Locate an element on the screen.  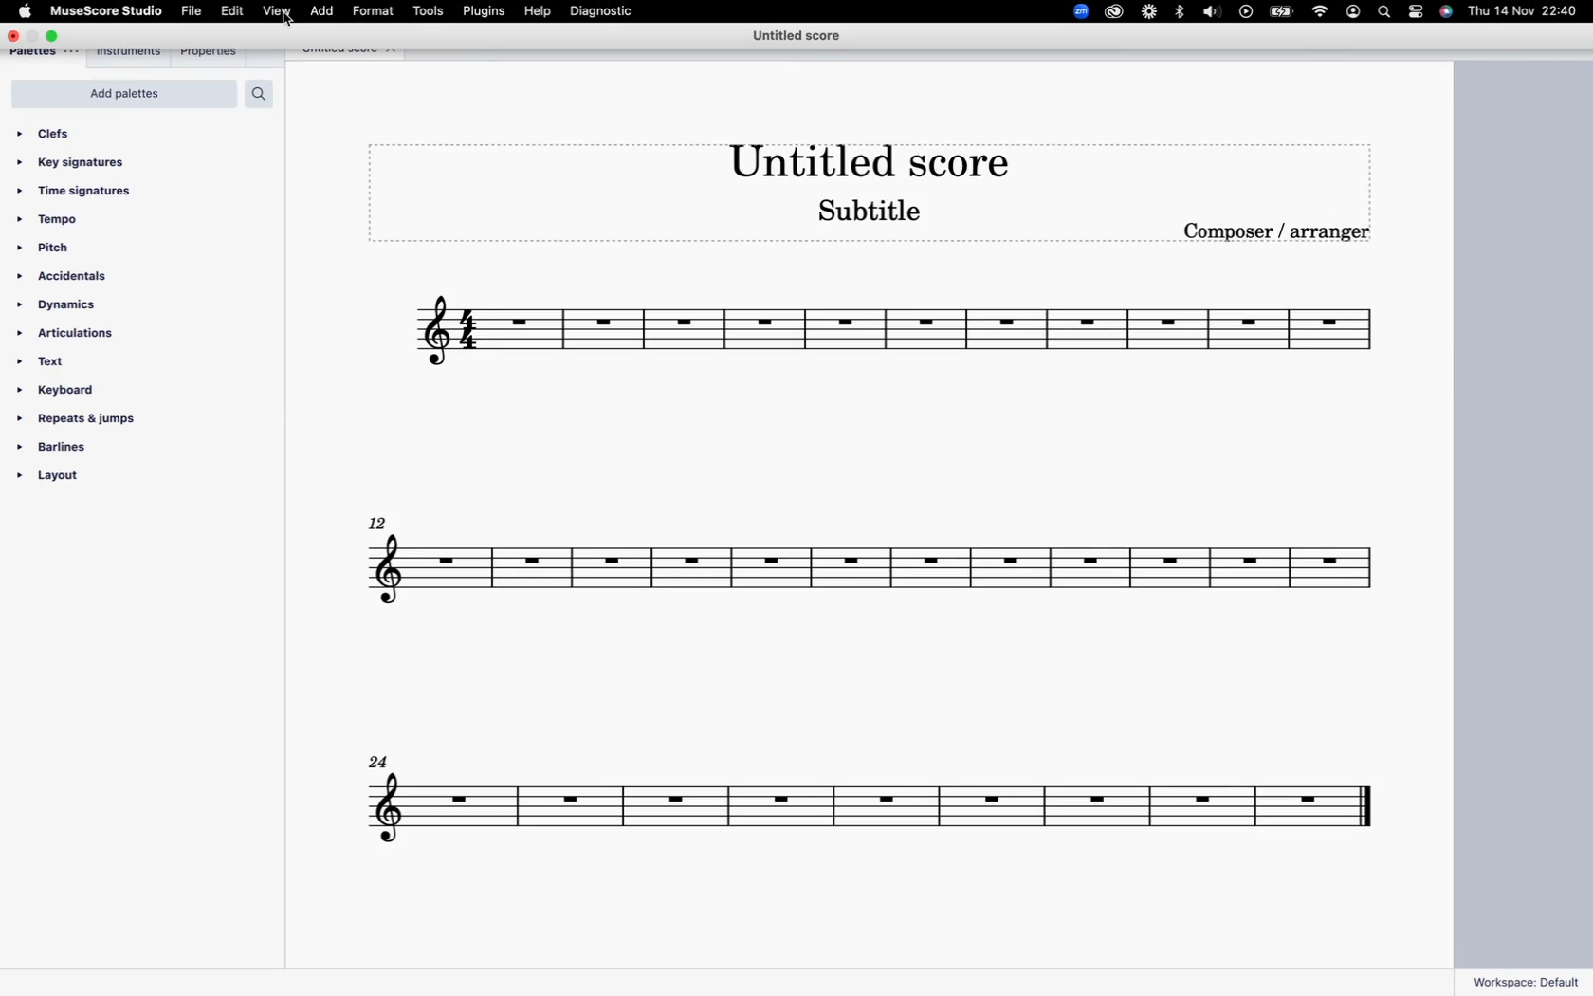
score title is located at coordinates (863, 156).